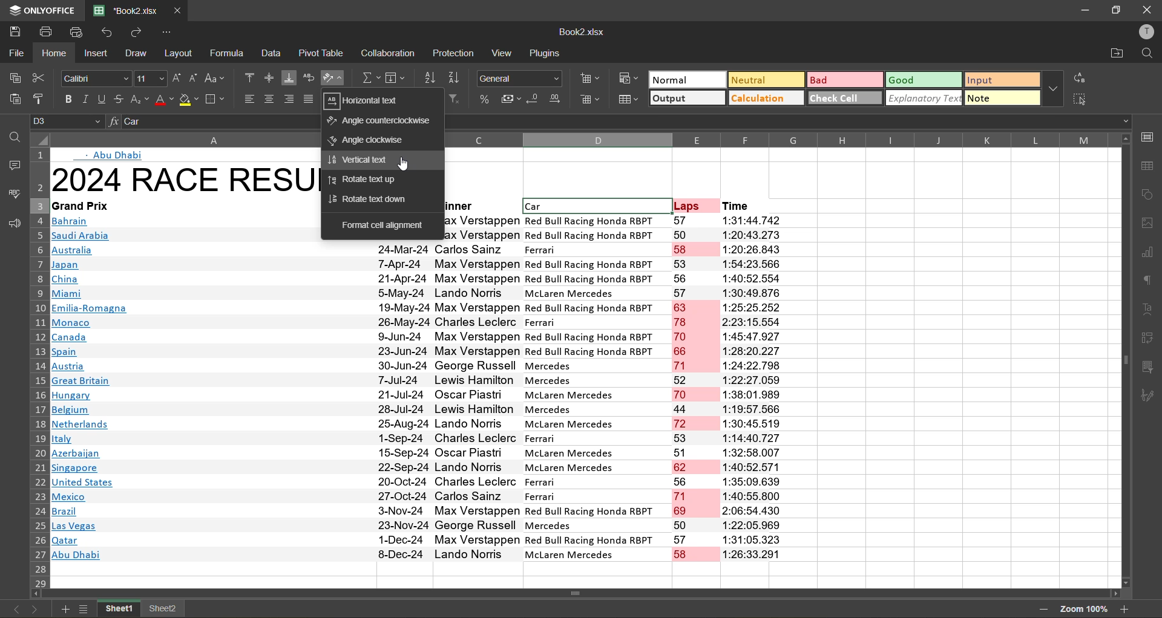 The height and width of the screenshot is (618, 1162). Describe the element at coordinates (767, 99) in the screenshot. I see `calculation` at that location.